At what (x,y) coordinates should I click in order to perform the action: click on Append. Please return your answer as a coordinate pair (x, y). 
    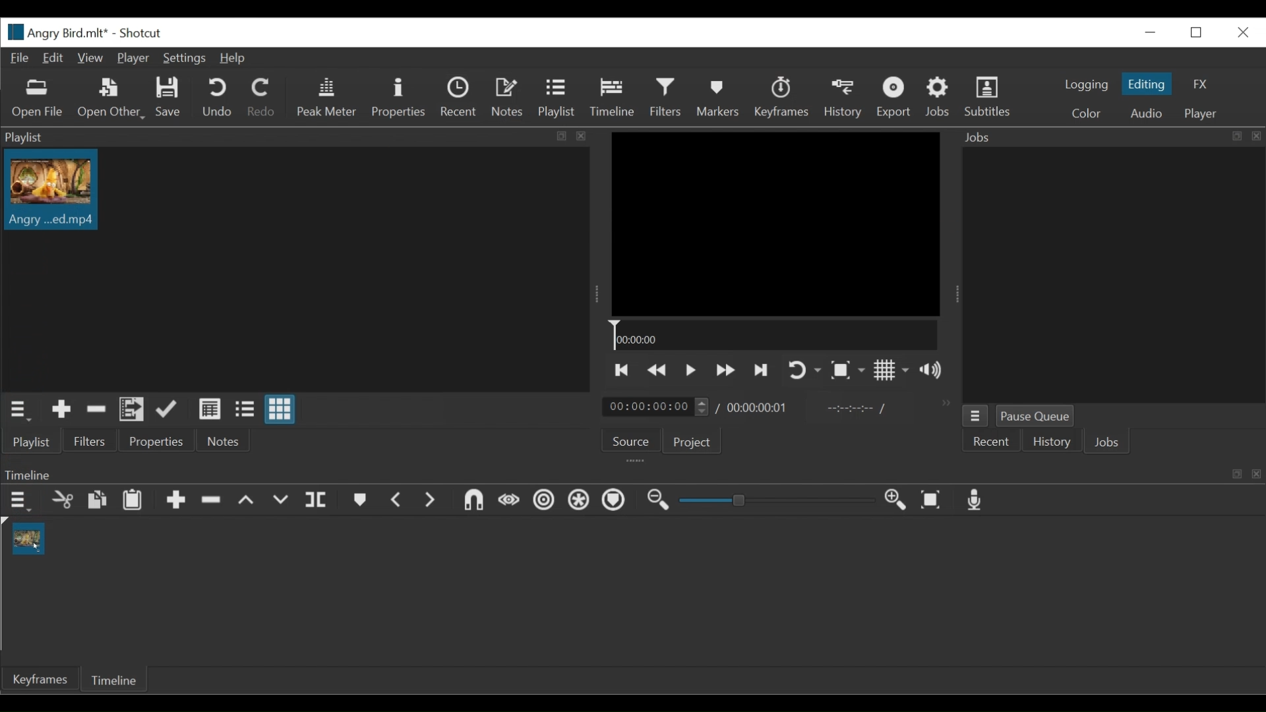
    Looking at the image, I should click on (177, 500).